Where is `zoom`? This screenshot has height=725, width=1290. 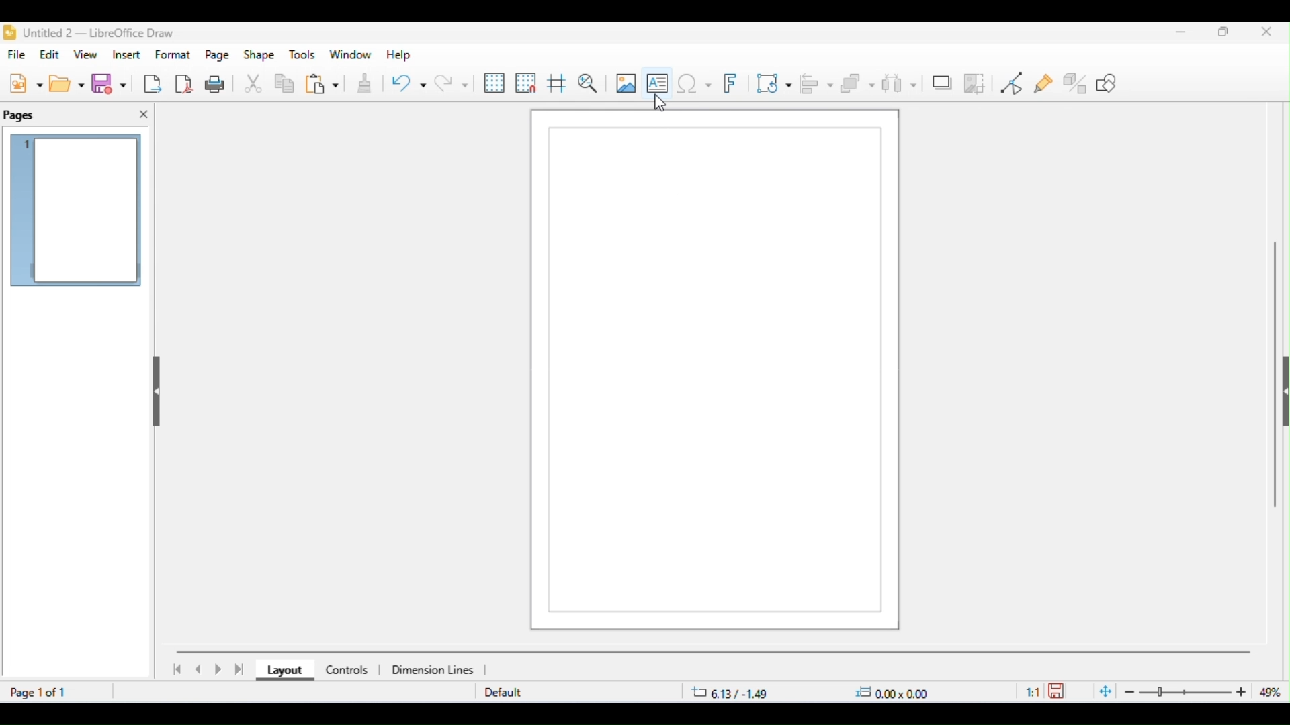
zoom is located at coordinates (1189, 692).